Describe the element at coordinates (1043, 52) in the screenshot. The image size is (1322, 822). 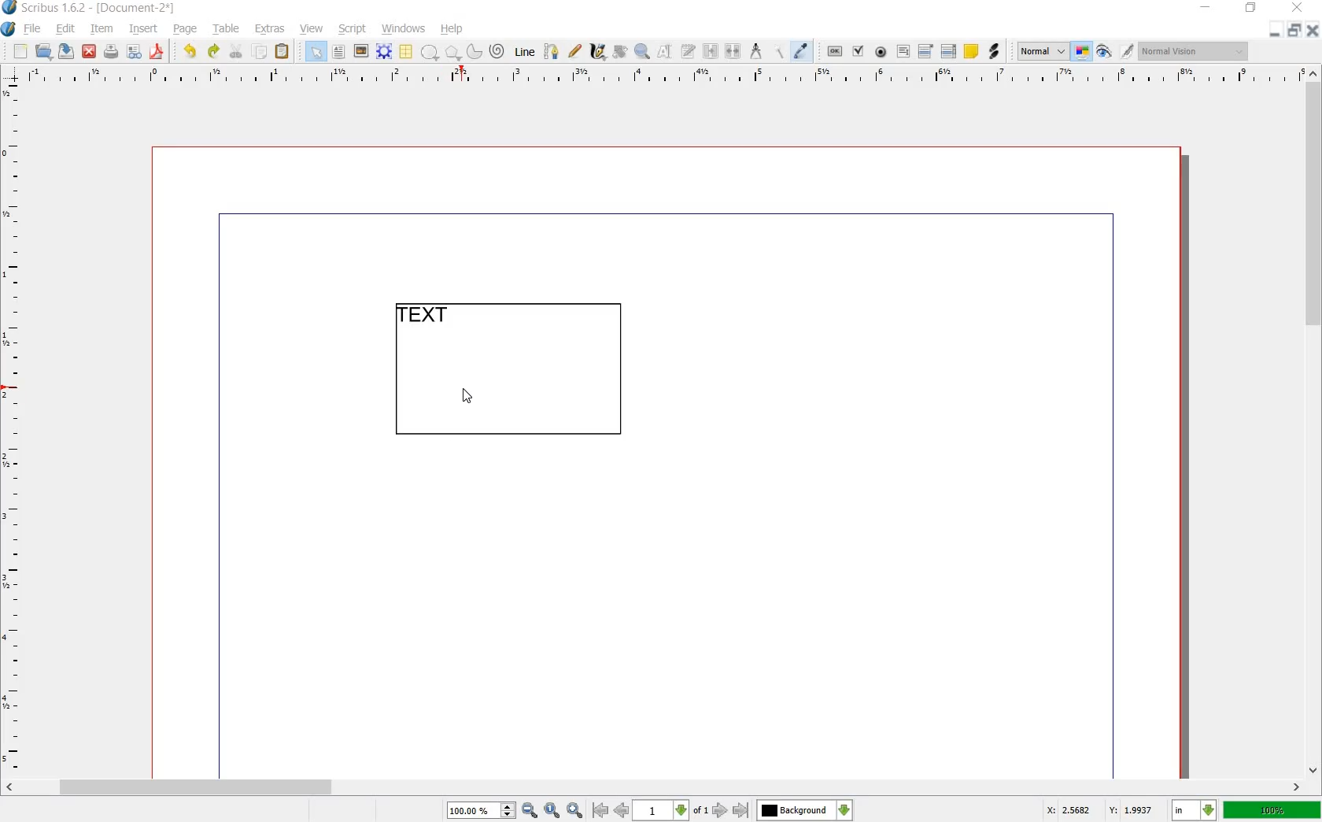
I see `normal` at that location.